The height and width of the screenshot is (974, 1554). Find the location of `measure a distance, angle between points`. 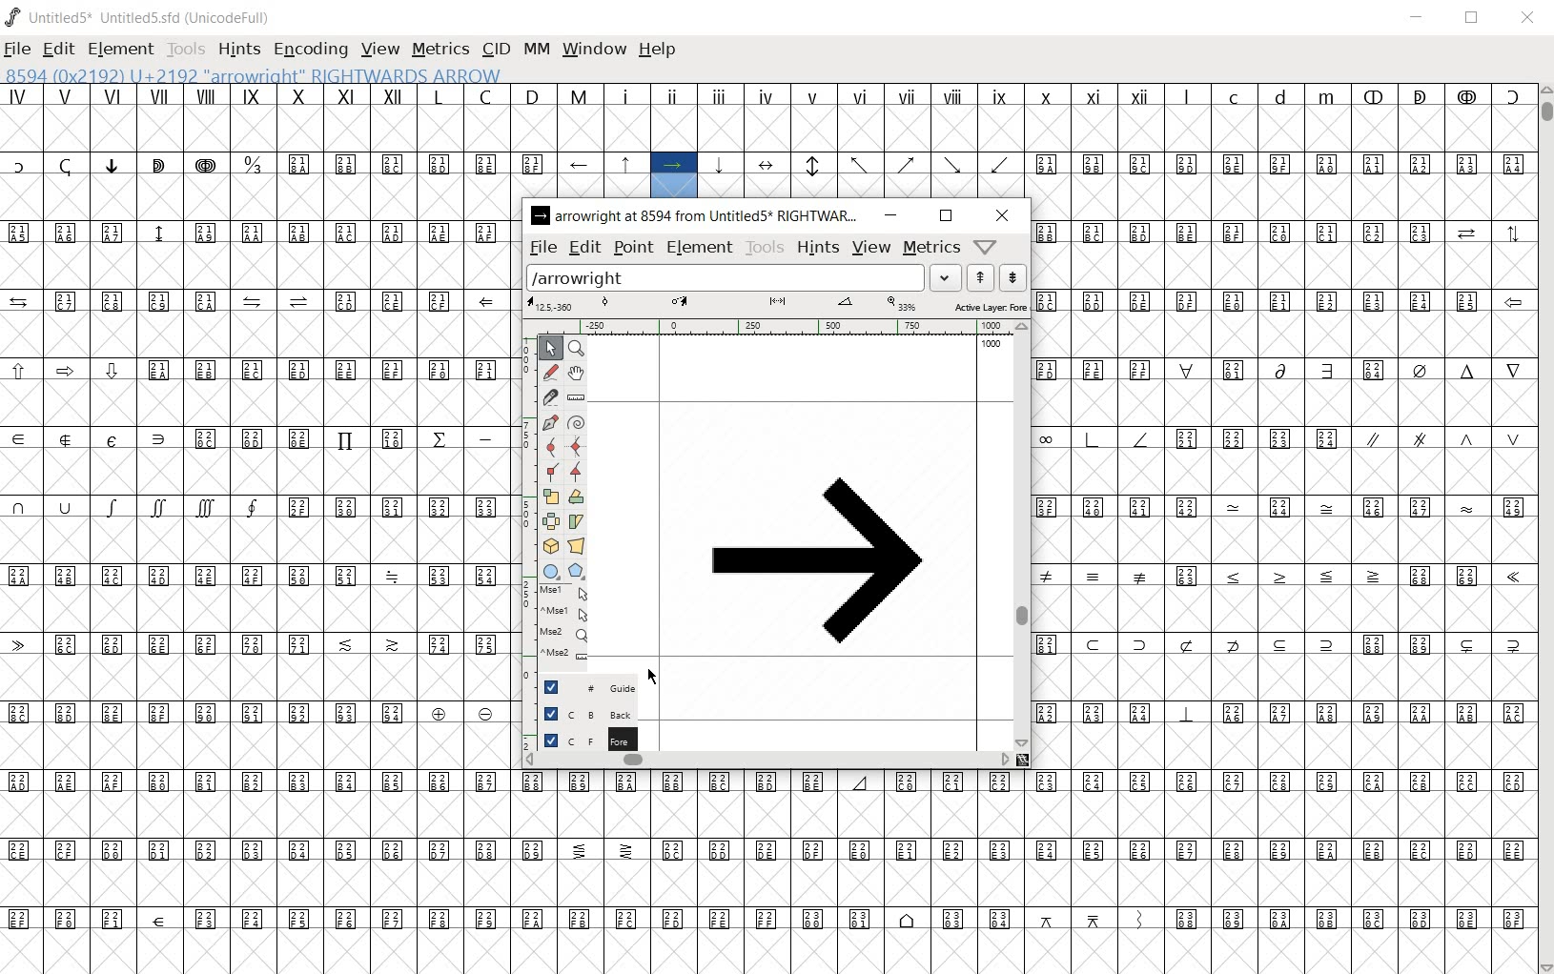

measure a distance, angle between points is located at coordinates (575, 399).